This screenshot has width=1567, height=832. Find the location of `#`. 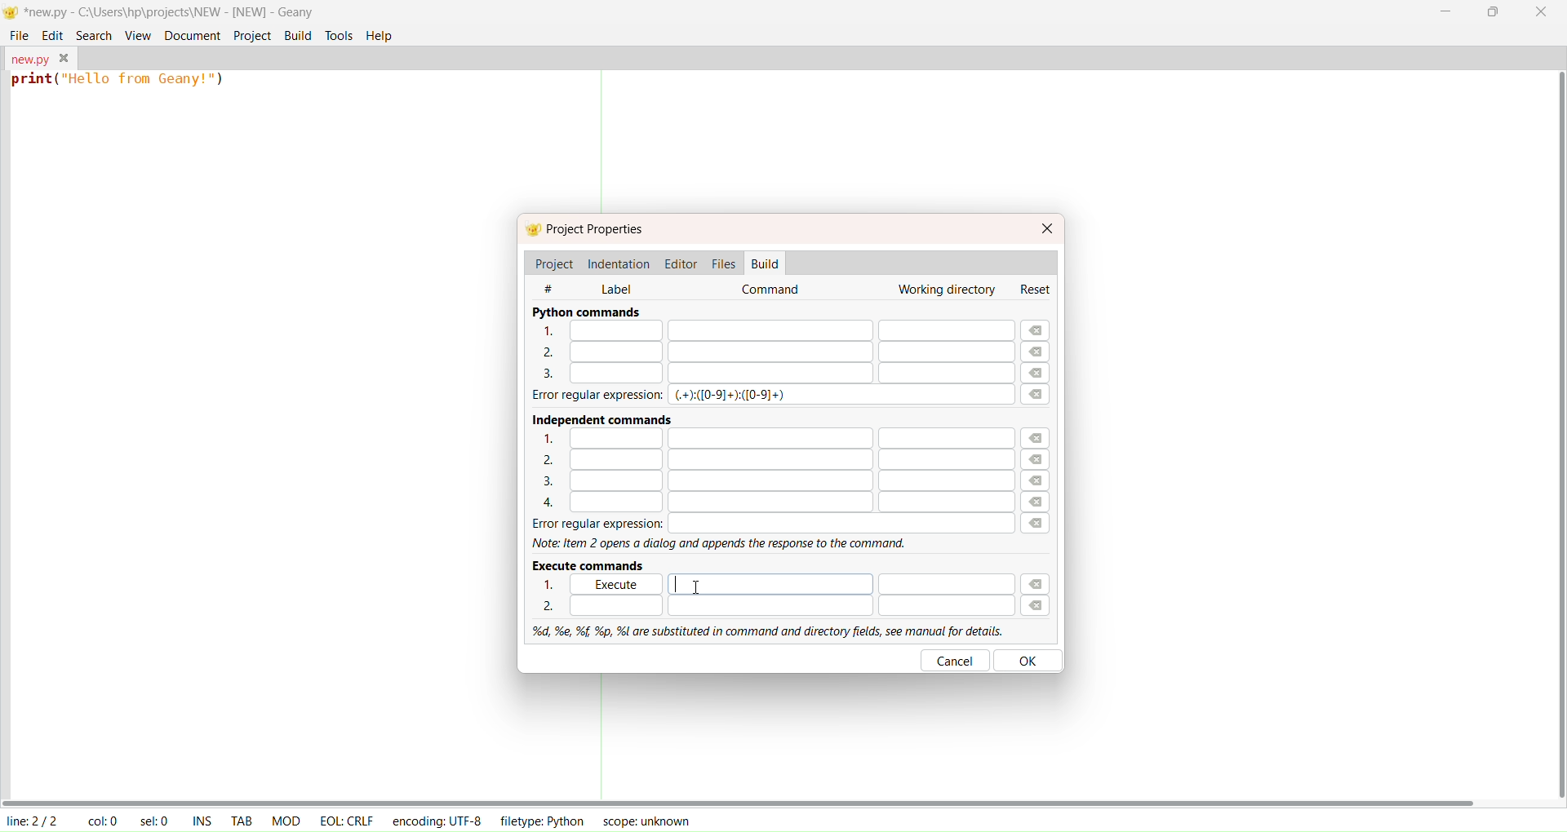

# is located at coordinates (558, 287).